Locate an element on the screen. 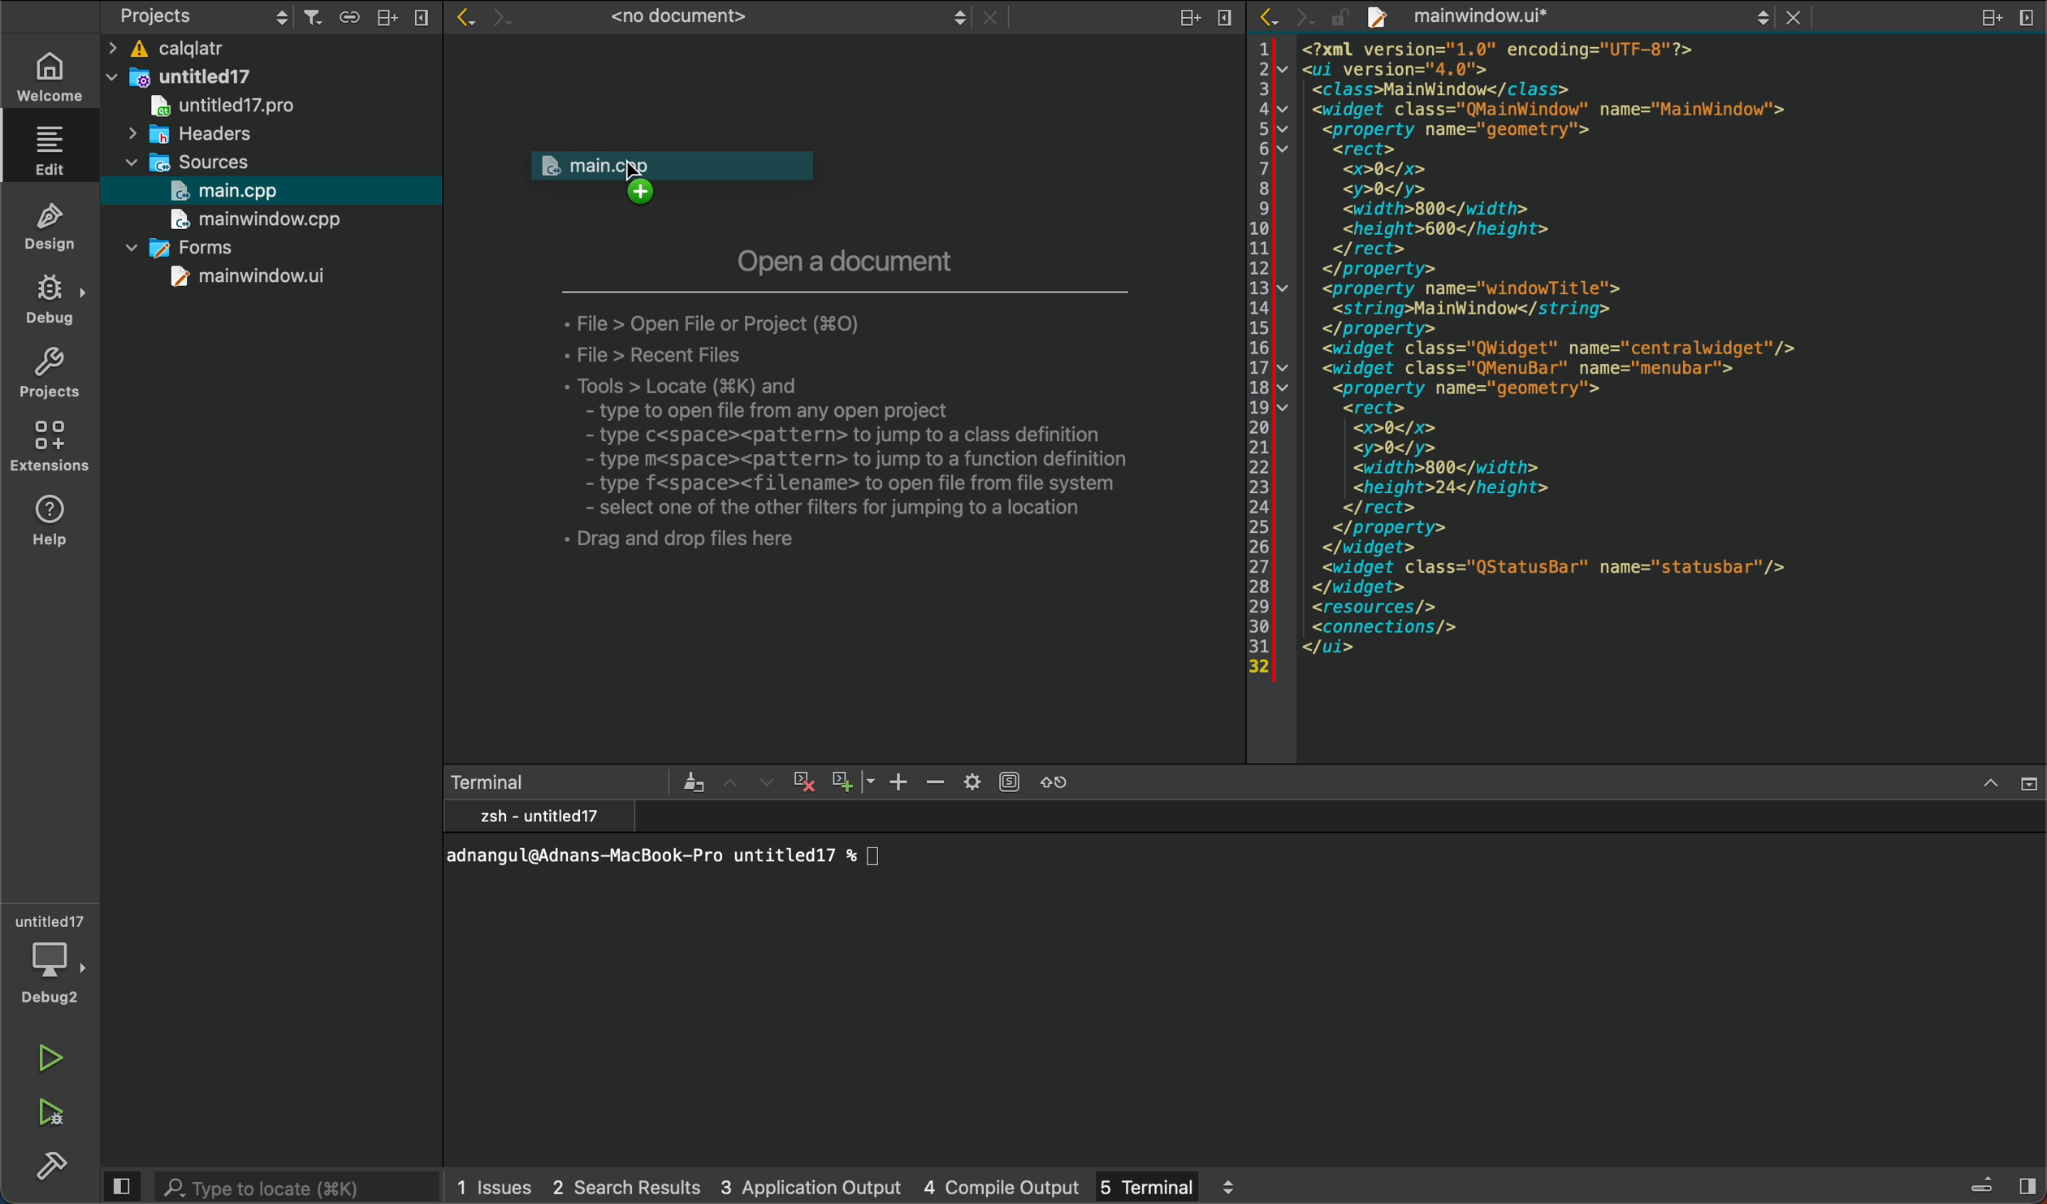 This screenshot has height=1204, width=2047. split is located at coordinates (1192, 19).